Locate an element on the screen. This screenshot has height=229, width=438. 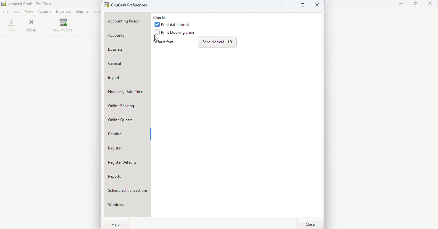
Close is located at coordinates (312, 223).